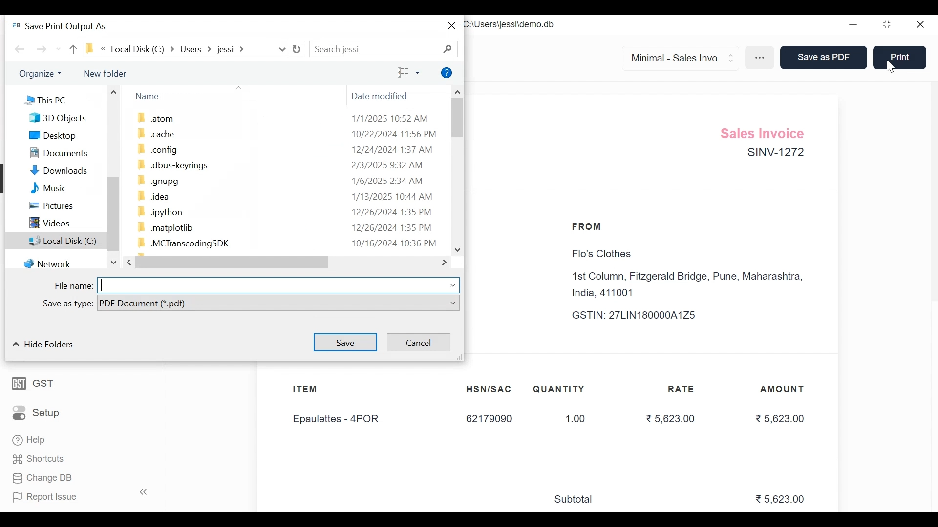 The width and height of the screenshot is (938, 527). I want to click on config, so click(154, 149).